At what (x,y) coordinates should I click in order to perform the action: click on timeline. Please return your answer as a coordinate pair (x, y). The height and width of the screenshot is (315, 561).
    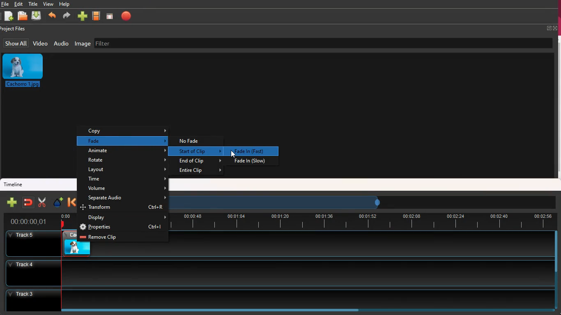
    Looking at the image, I should click on (15, 184).